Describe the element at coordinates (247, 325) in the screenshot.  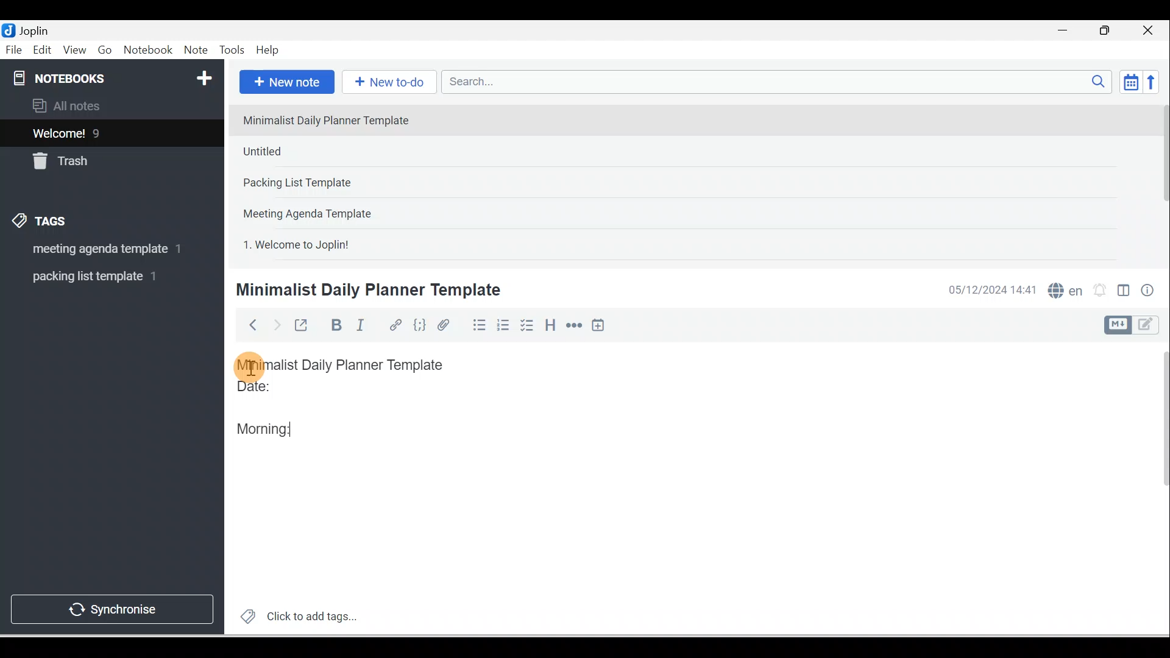
I see `Back` at that location.